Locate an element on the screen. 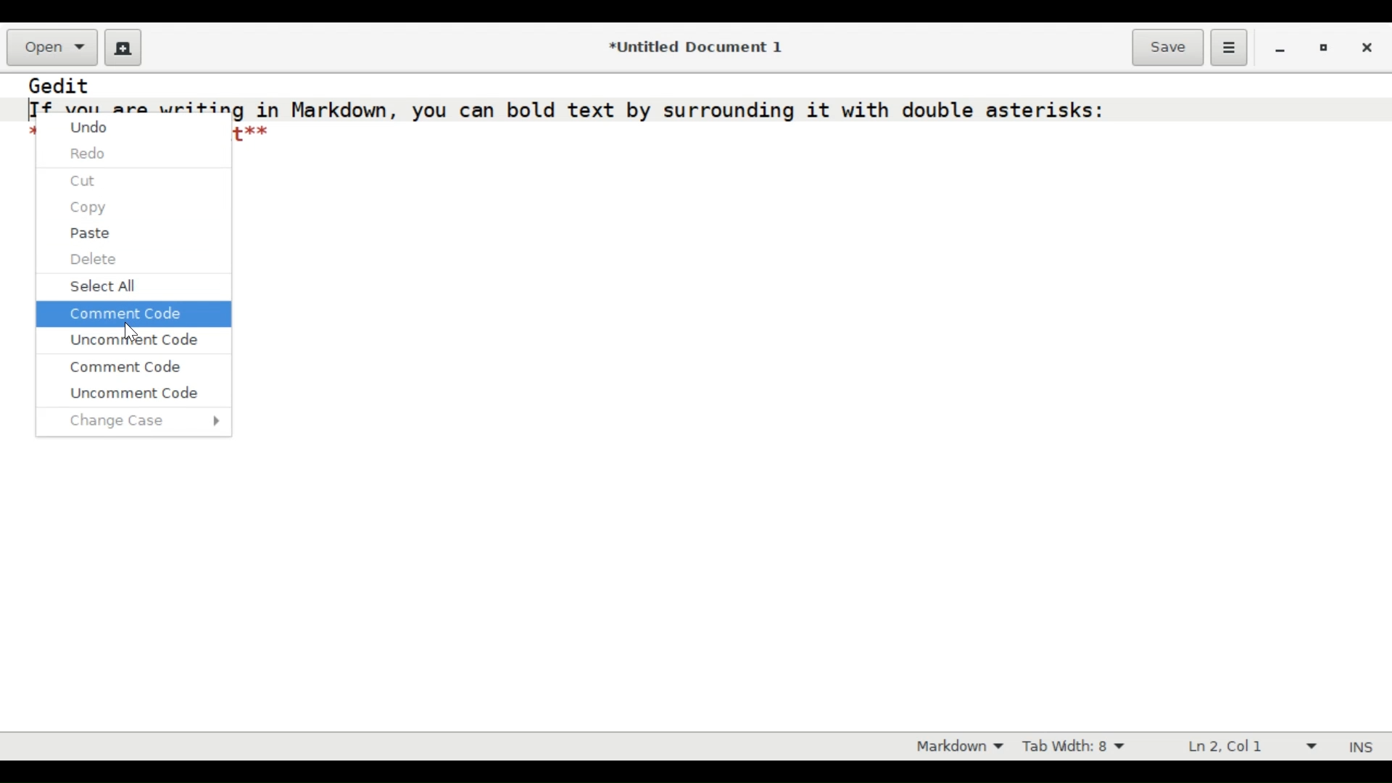  Line & Column Preference is located at coordinates (1247, 747).